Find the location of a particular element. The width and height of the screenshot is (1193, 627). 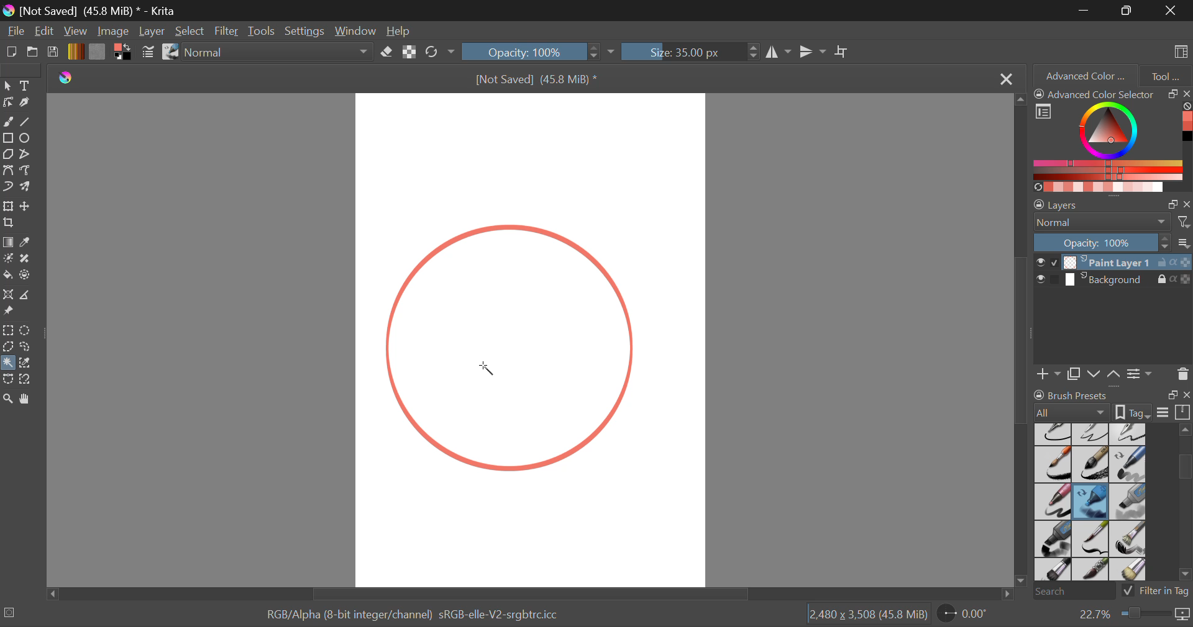

Transform a layer is located at coordinates (7, 206).